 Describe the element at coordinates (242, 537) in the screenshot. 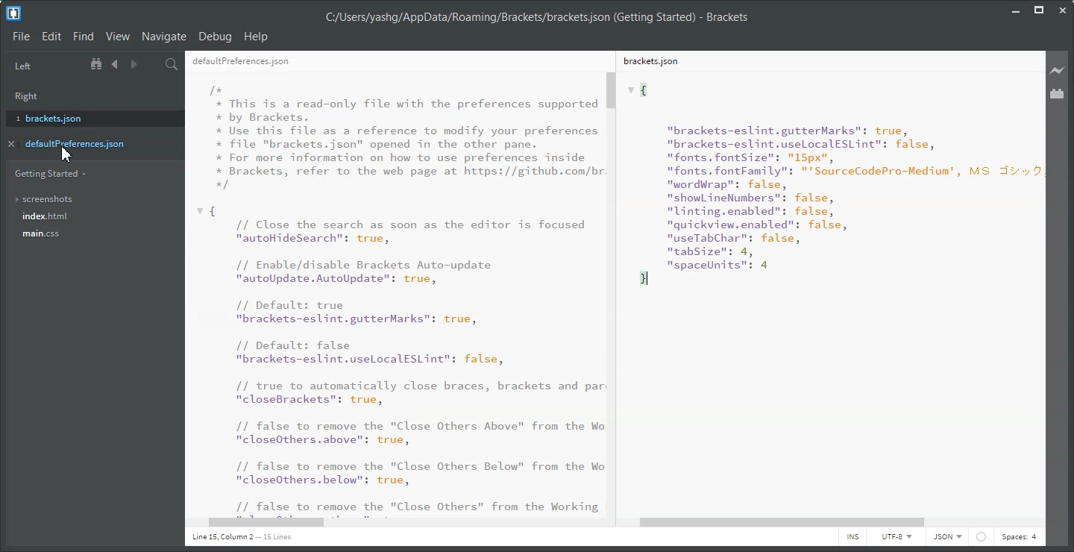

I see `Text` at that location.